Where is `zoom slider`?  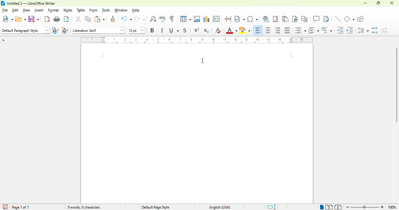 zoom slider is located at coordinates (365, 207).